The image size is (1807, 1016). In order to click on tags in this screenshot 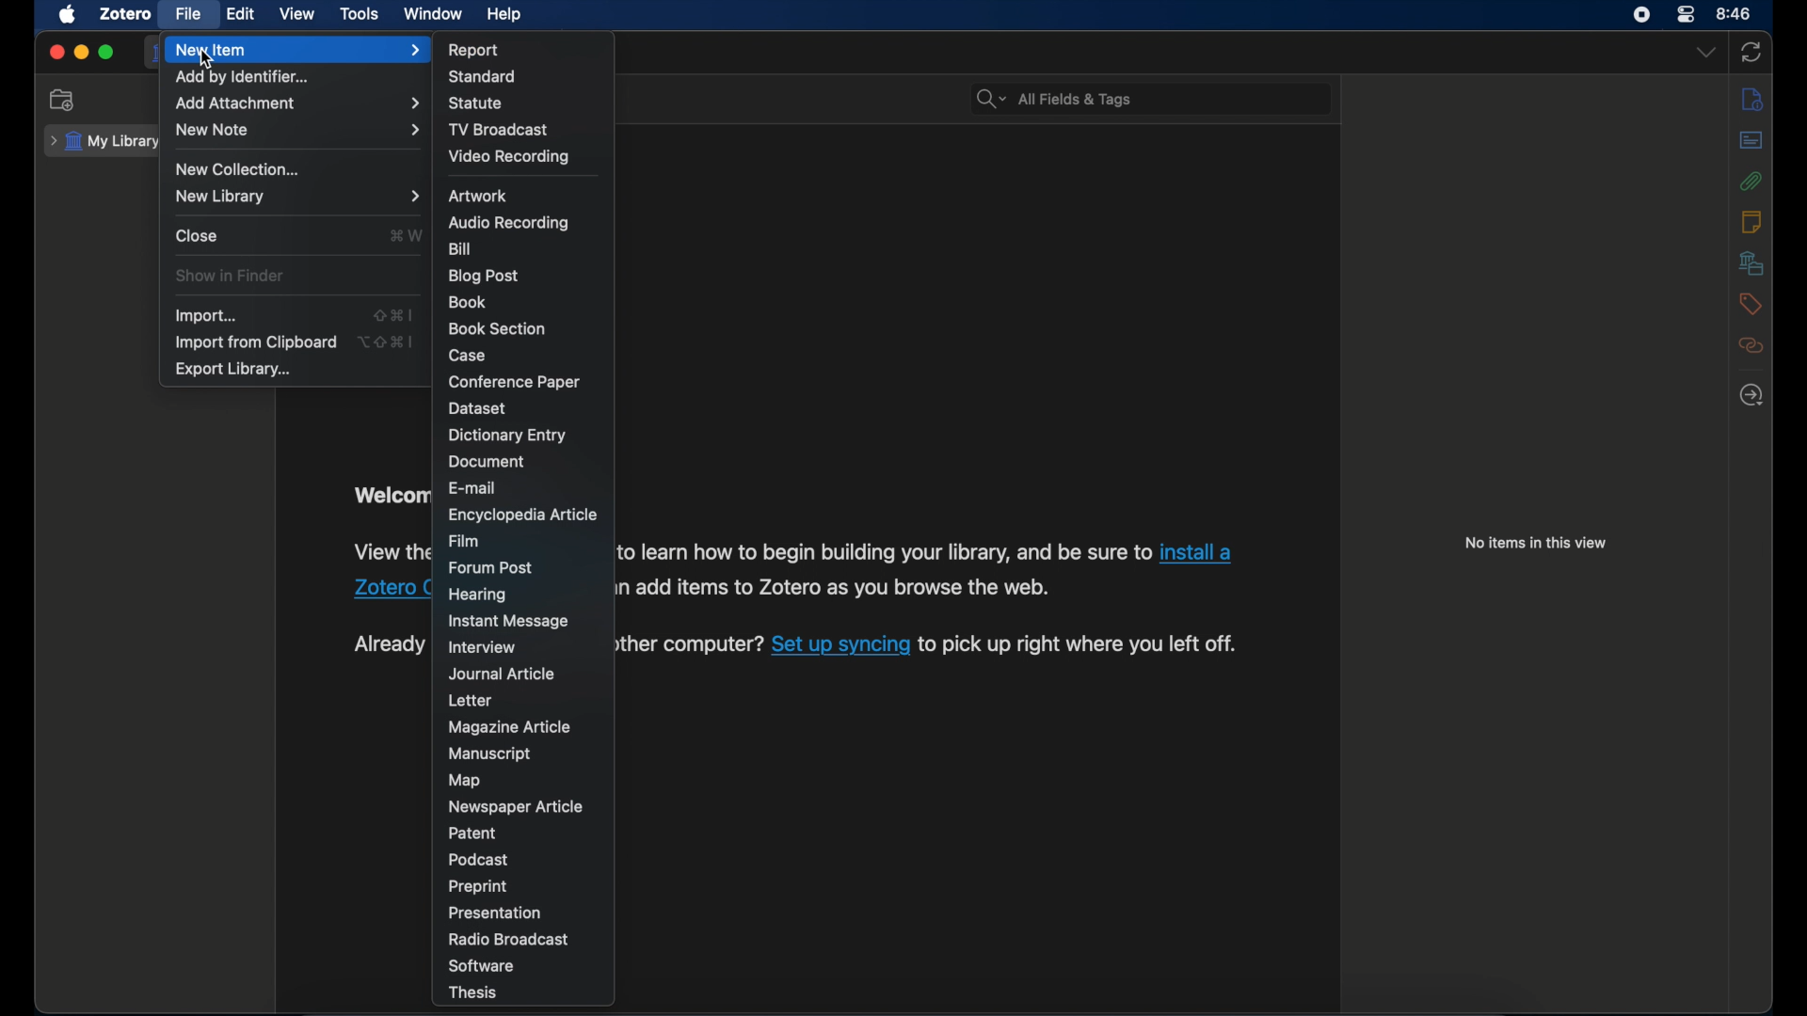, I will do `click(1751, 304)`.